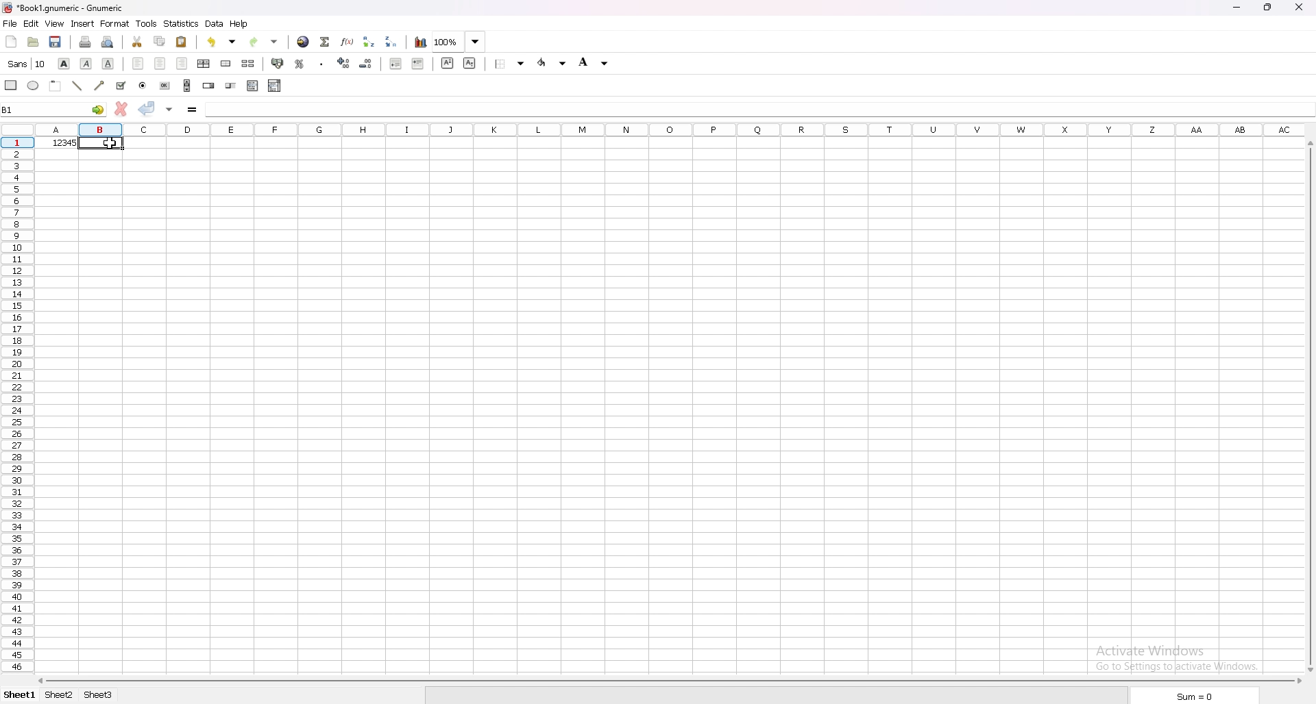 The width and height of the screenshot is (1316, 704). I want to click on rectangle, so click(11, 85).